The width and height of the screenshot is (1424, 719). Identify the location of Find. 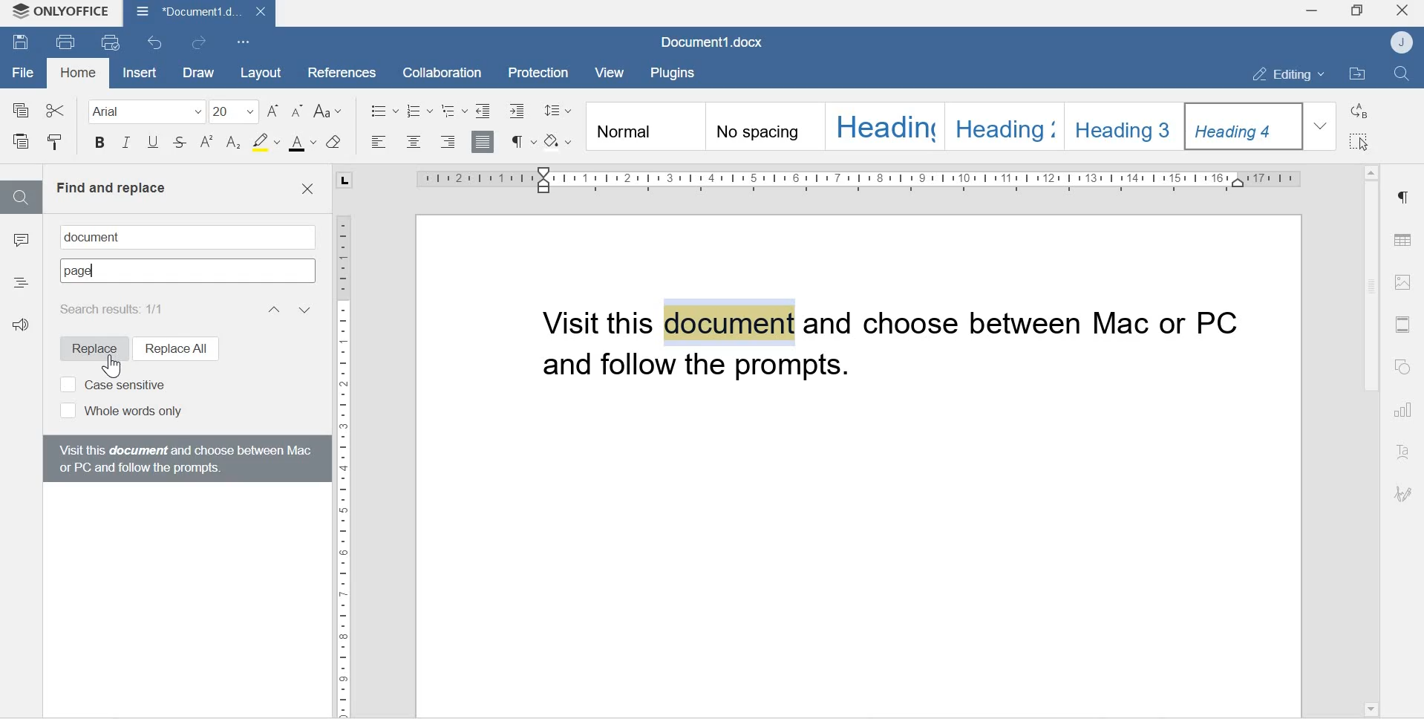
(1405, 74).